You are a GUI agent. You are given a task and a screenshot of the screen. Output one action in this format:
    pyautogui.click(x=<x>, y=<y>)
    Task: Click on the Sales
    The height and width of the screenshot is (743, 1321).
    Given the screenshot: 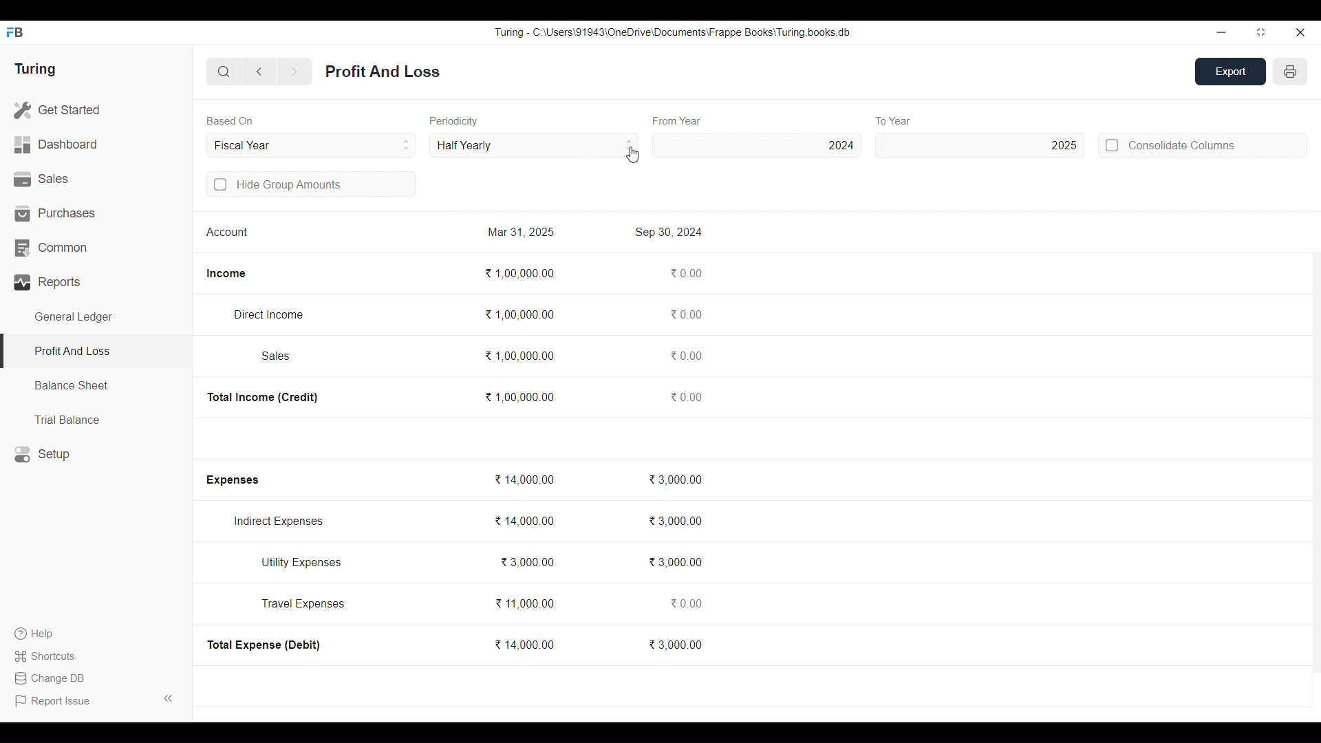 What is the action you would take?
    pyautogui.click(x=96, y=180)
    